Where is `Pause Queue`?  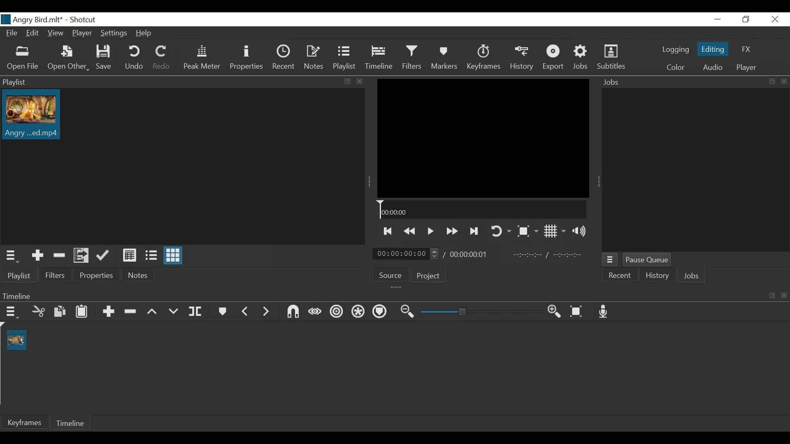
Pause Queue is located at coordinates (647, 259).